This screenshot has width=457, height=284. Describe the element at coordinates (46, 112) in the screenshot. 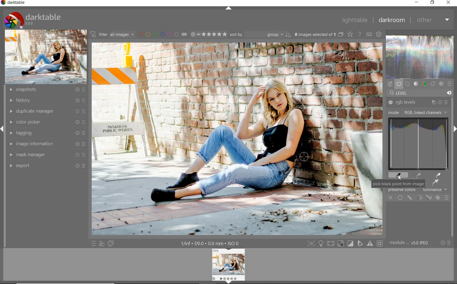

I see `duplicate manager` at that location.